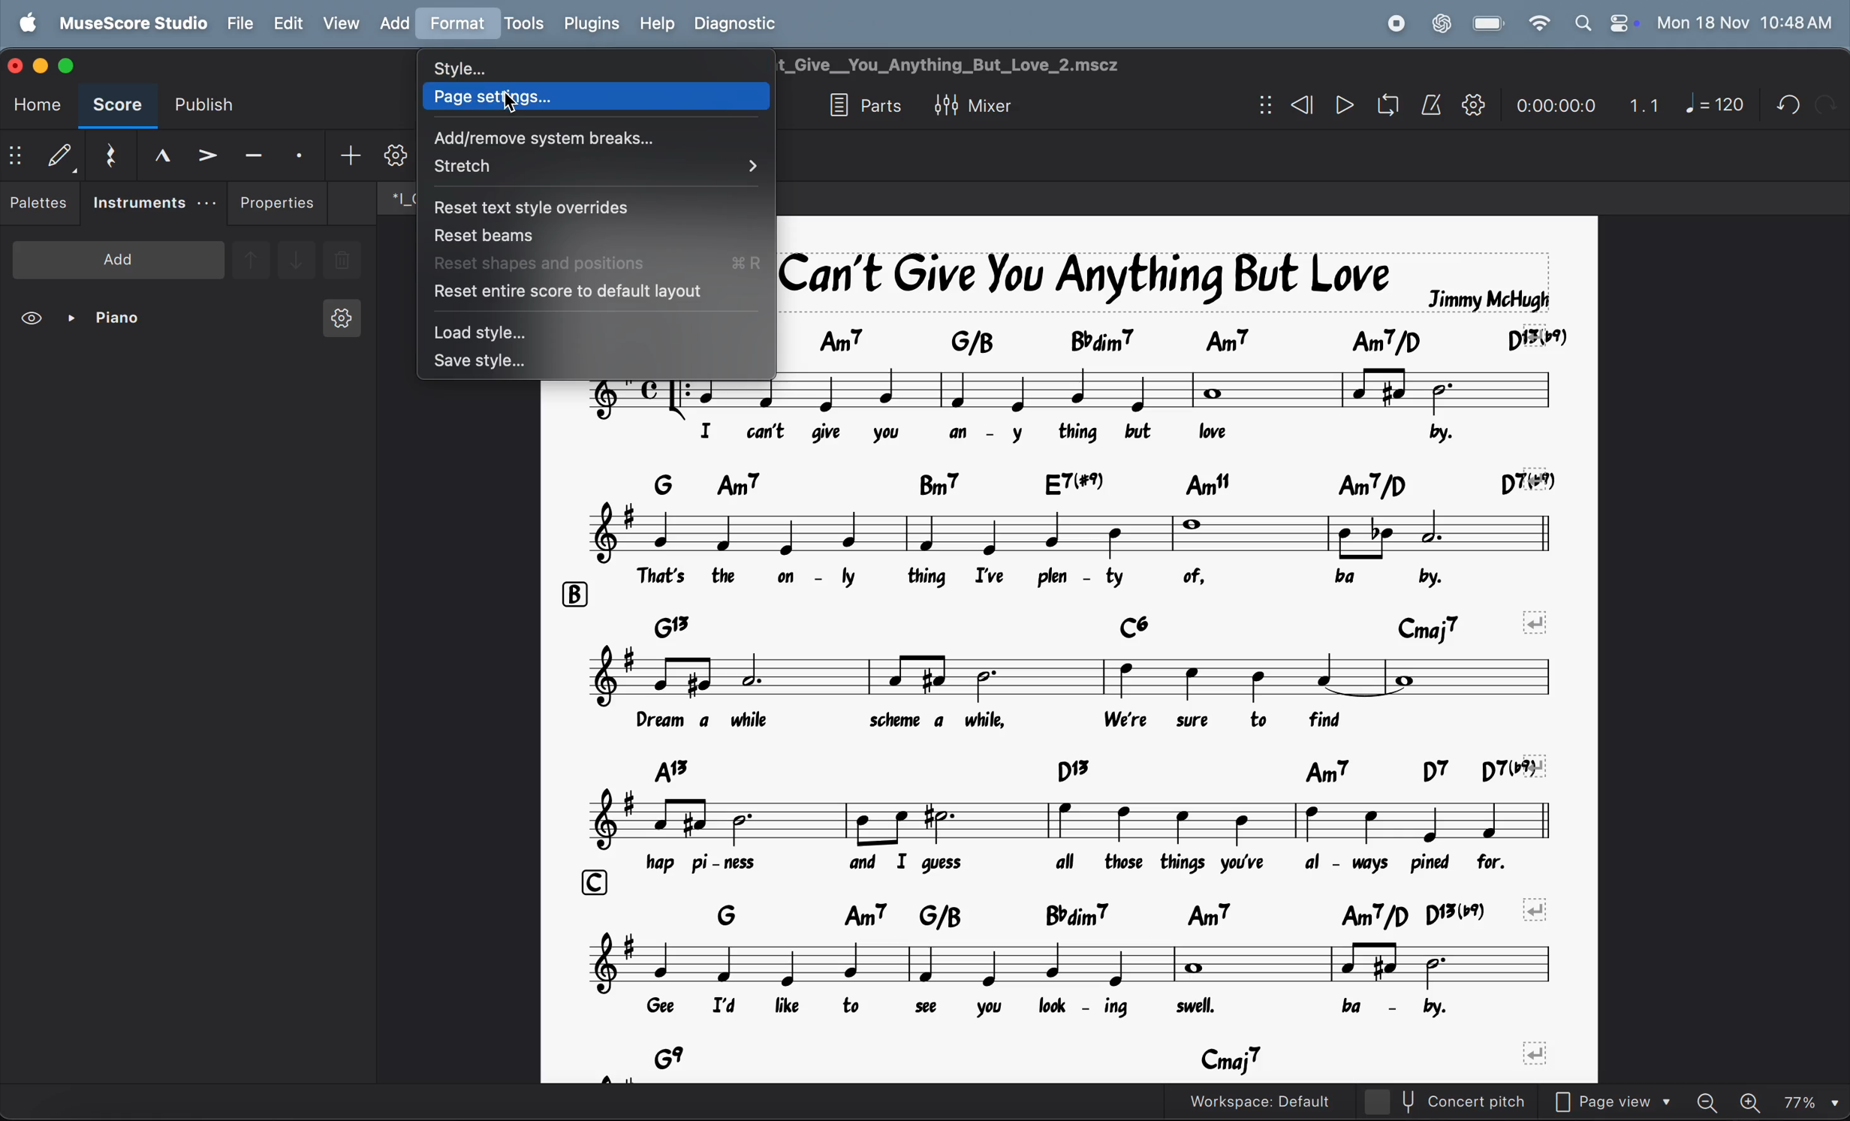 Image resolution: width=1850 pixels, height=1121 pixels. I want to click on add, so click(393, 23).